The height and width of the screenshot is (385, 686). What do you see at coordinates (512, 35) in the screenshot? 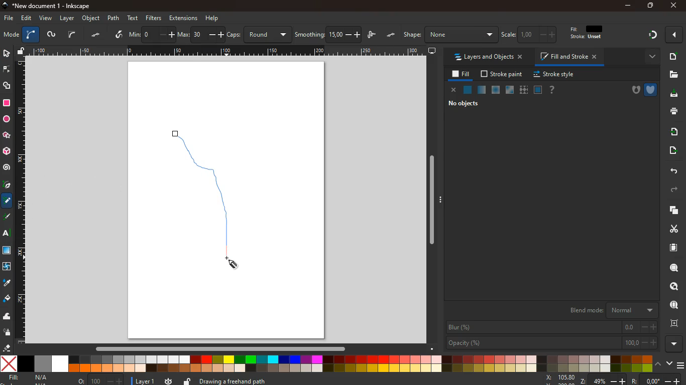
I see `edit` at bounding box center [512, 35].